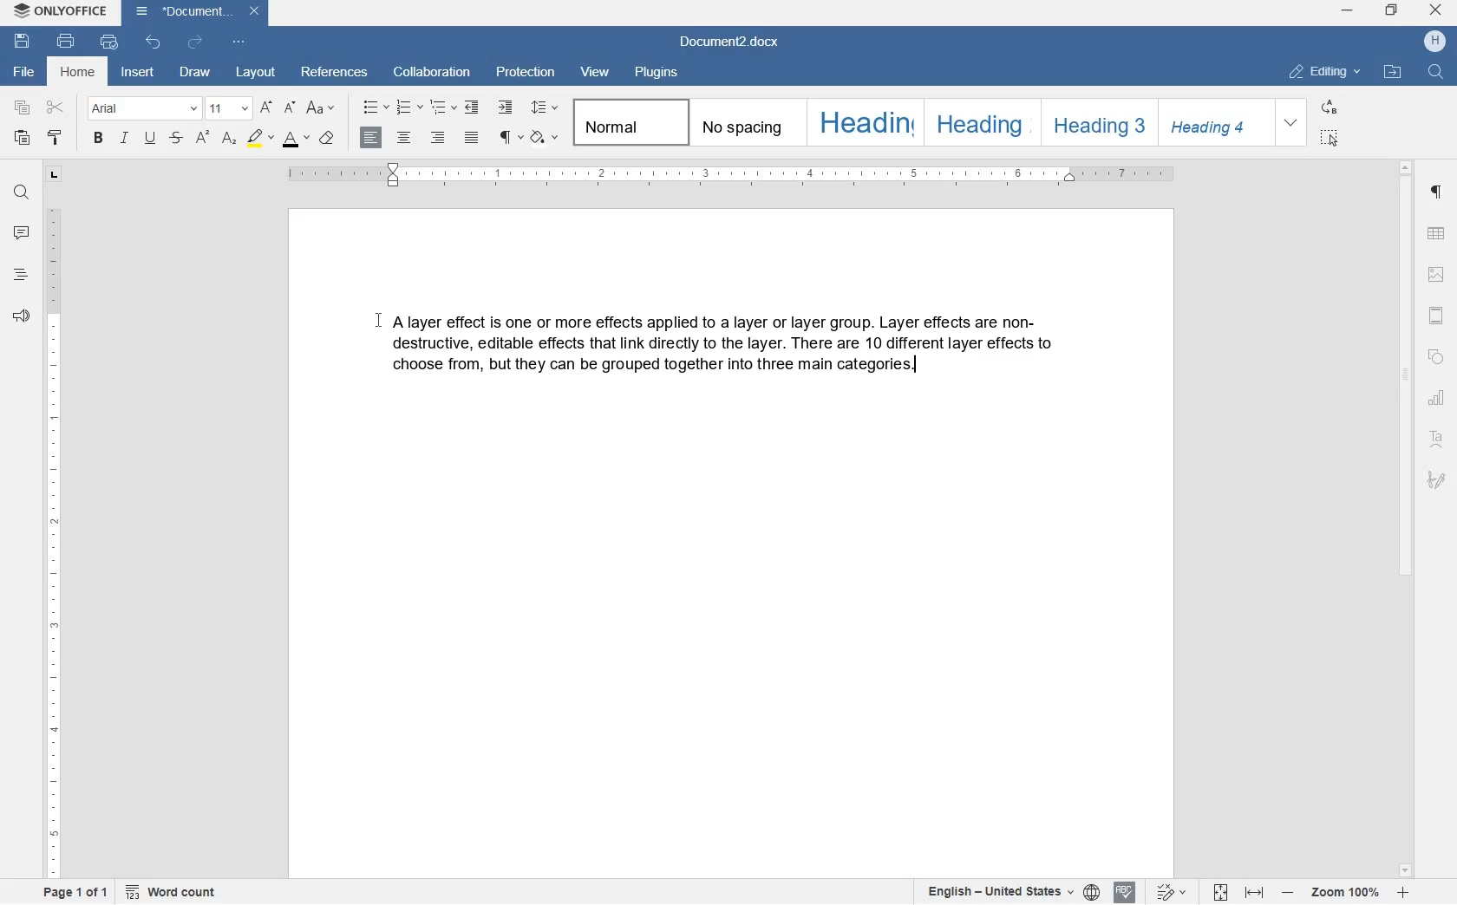  What do you see at coordinates (322, 108) in the screenshot?
I see `change case` at bounding box center [322, 108].